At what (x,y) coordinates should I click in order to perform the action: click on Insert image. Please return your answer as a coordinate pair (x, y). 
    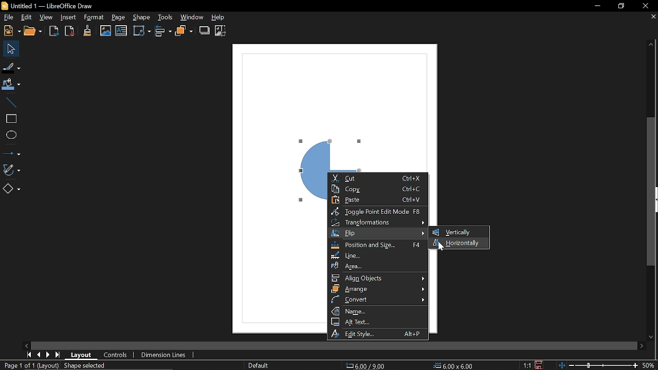
    Looking at the image, I should click on (105, 31).